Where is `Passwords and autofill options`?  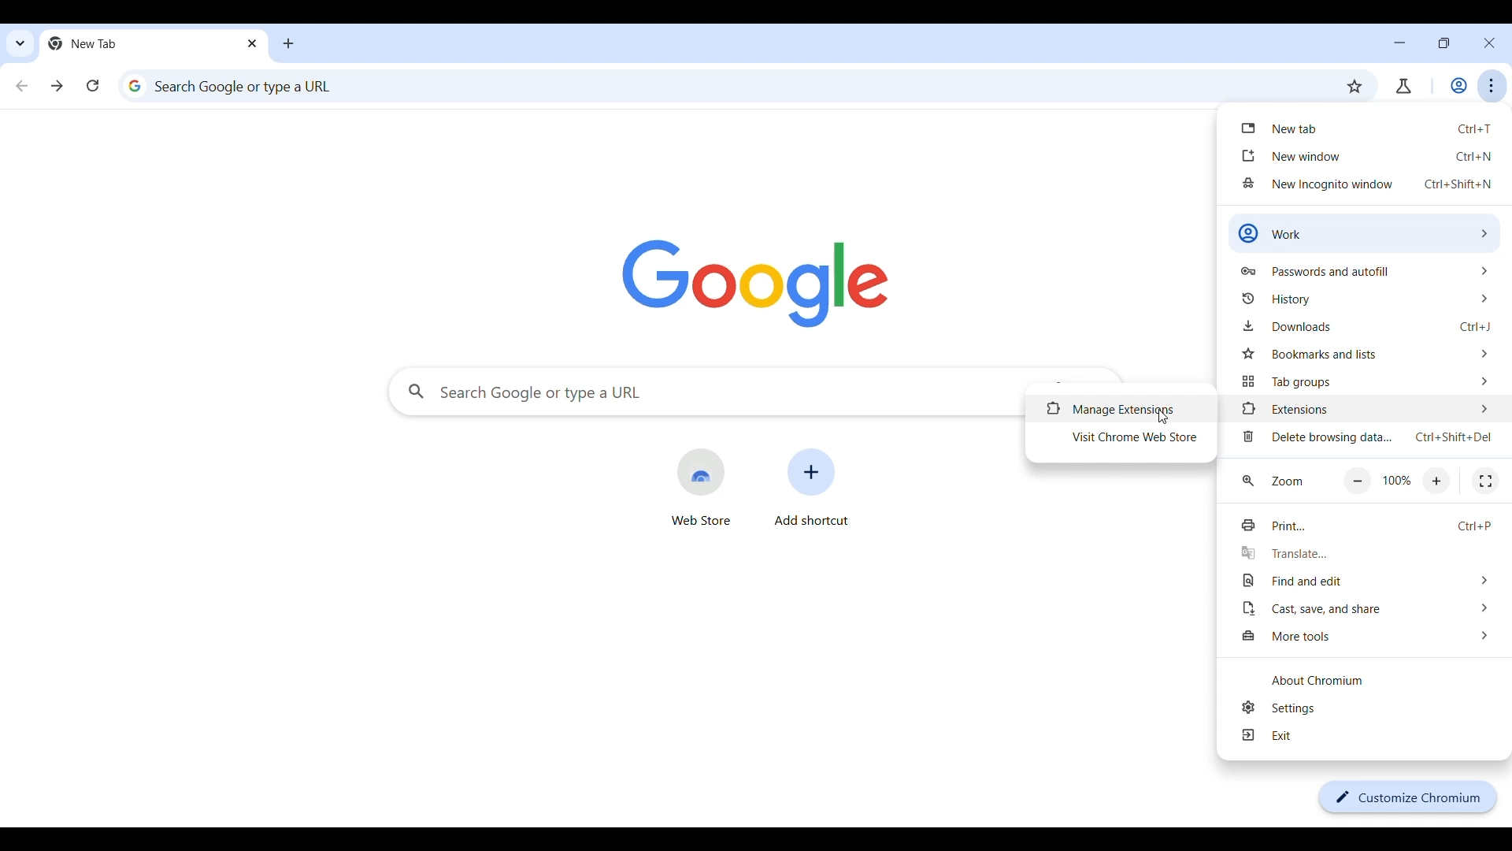
Passwords and autofill options is located at coordinates (1364, 271).